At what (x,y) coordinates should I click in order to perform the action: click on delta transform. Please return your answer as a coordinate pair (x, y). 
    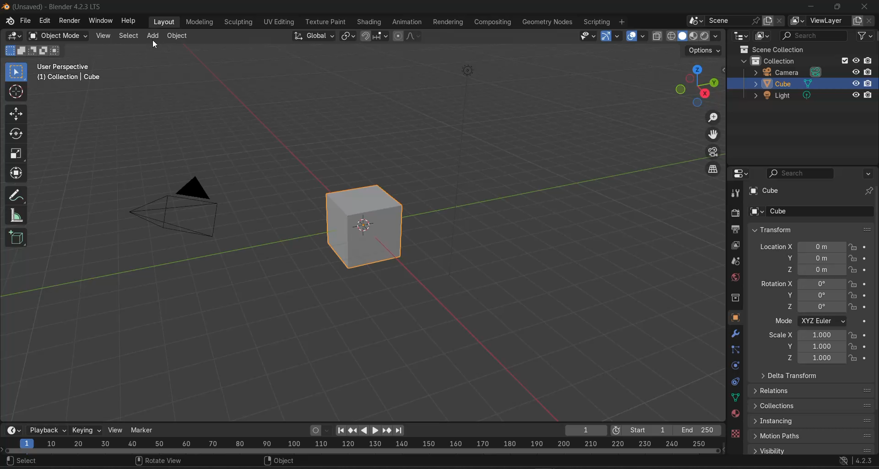
    Looking at the image, I should click on (787, 376).